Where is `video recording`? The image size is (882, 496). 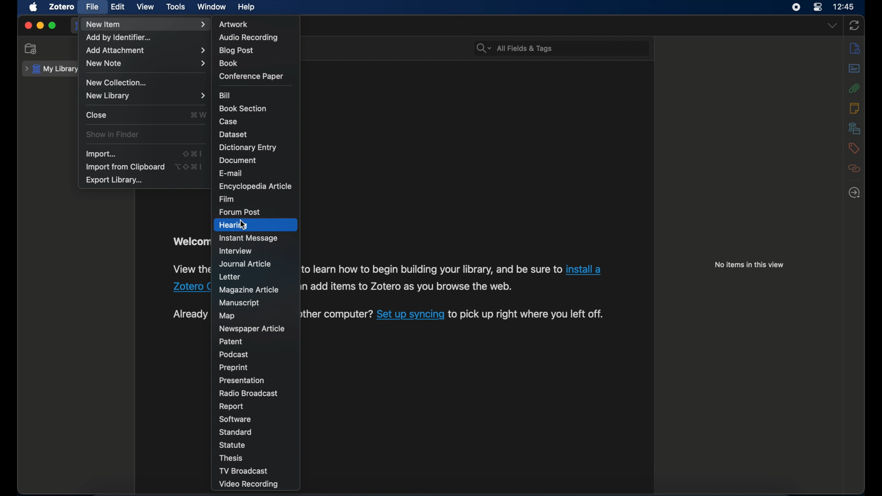
video recording is located at coordinates (248, 484).